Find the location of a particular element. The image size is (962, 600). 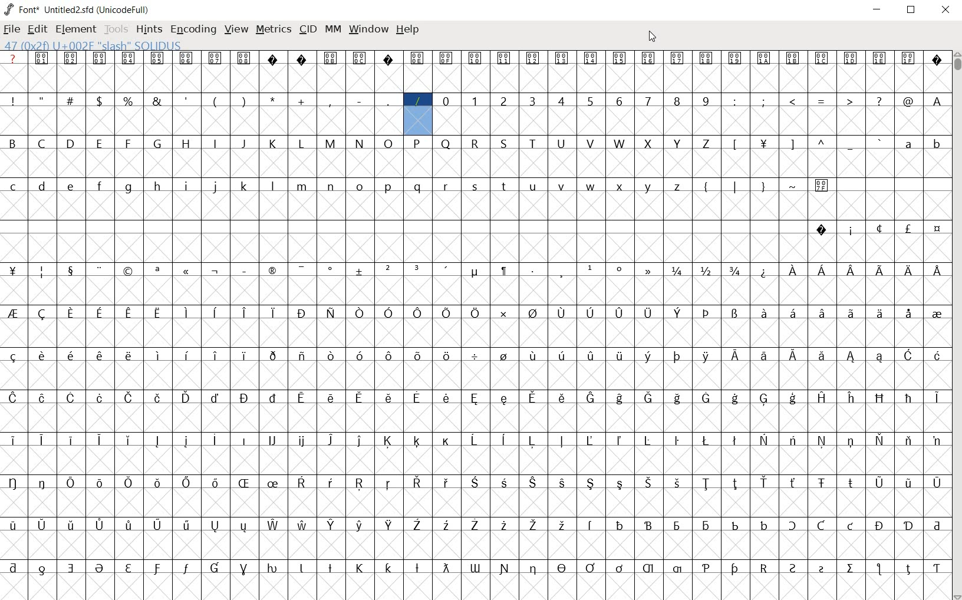

glyph is located at coordinates (330, 357).